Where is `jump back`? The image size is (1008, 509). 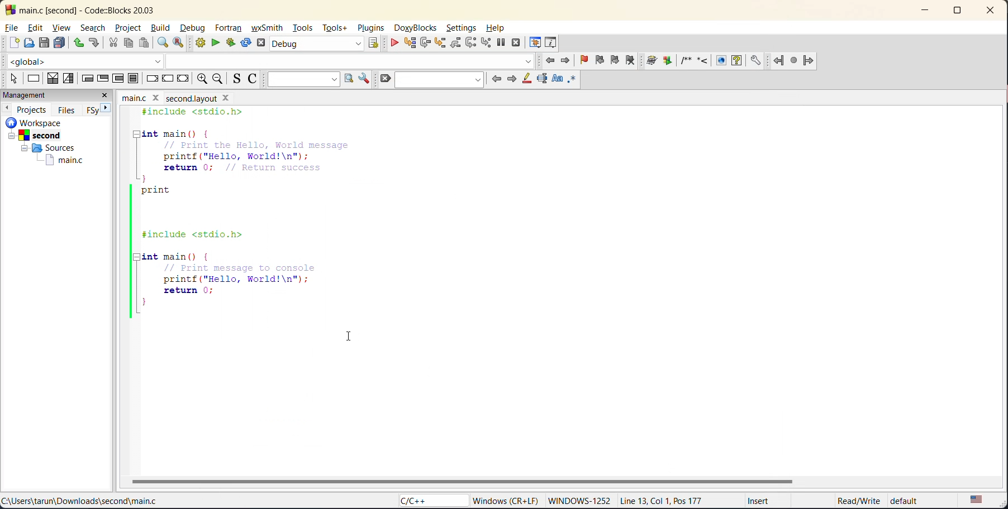 jump back is located at coordinates (551, 60).